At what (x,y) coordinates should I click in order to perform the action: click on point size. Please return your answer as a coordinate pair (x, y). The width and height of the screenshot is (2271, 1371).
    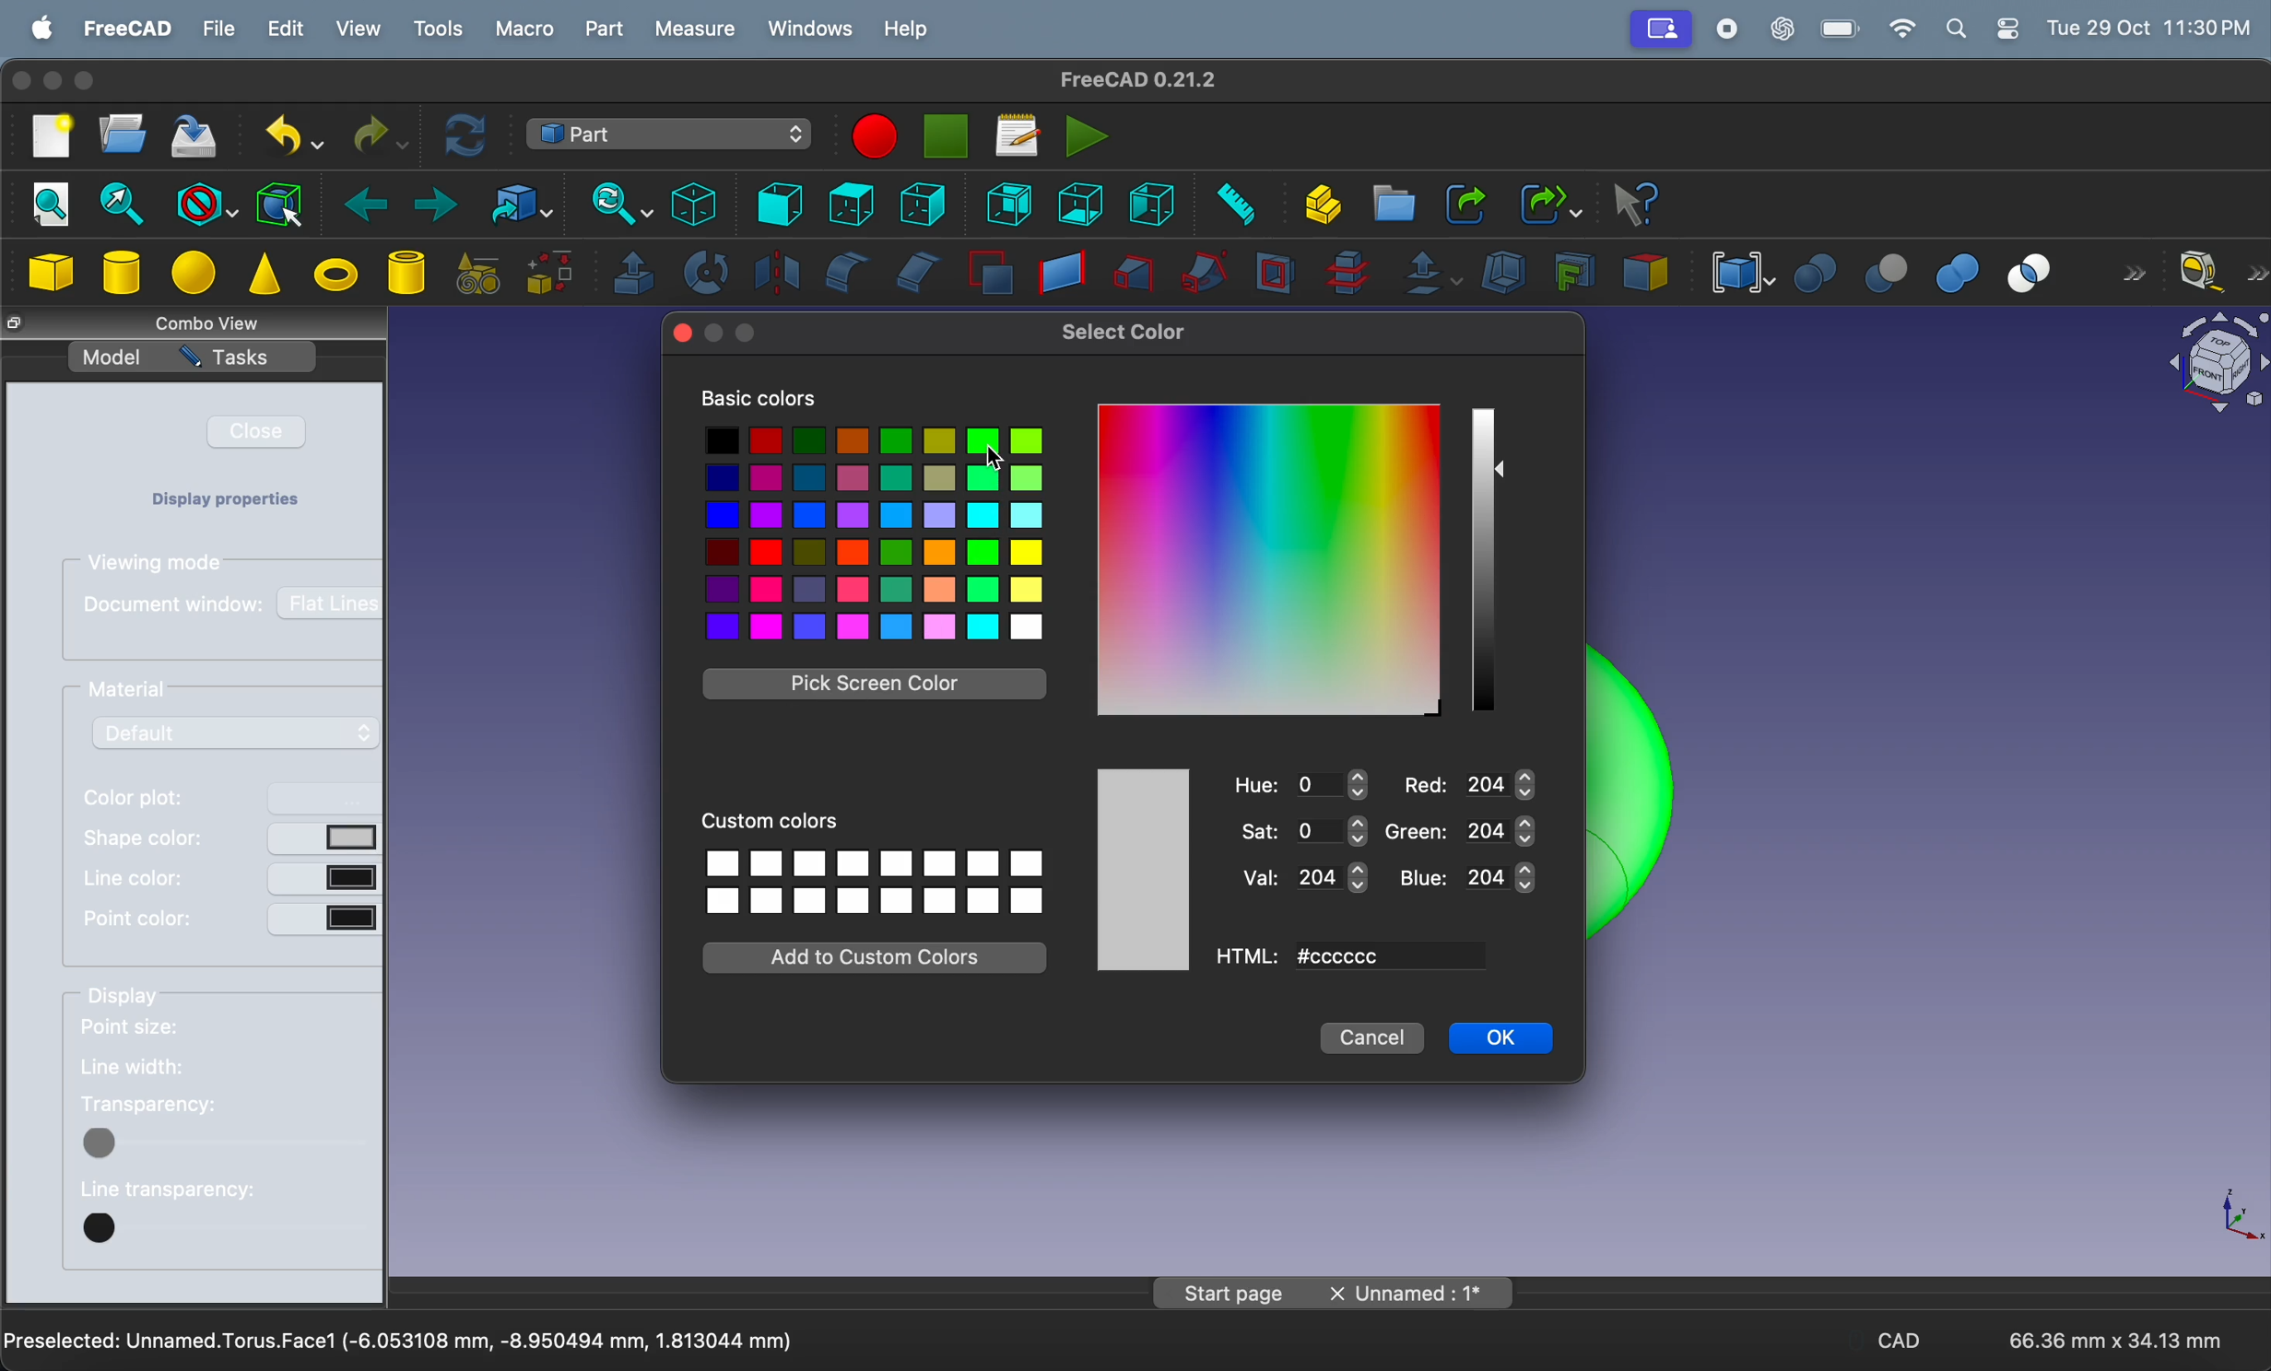
    Looking at the image, I should click on (157, 1030).